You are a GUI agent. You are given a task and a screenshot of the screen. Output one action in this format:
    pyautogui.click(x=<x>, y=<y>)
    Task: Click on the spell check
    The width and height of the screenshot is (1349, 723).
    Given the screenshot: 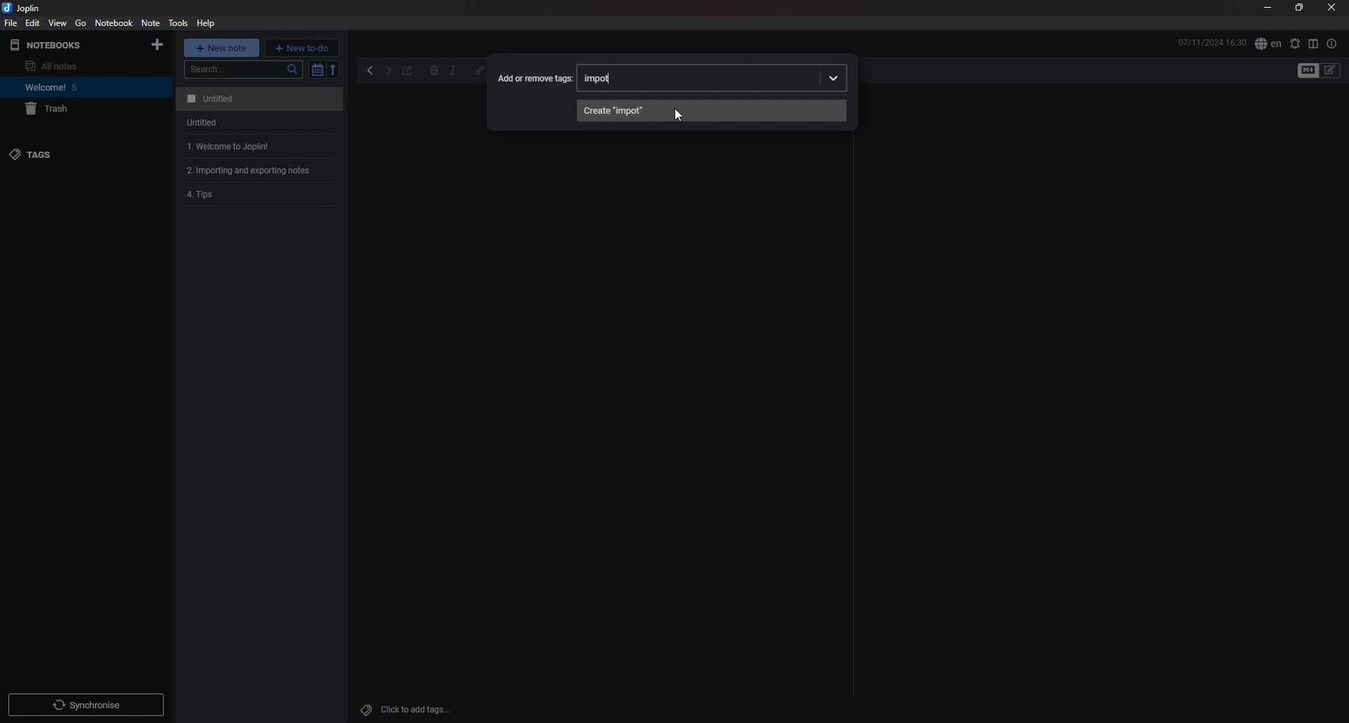 What is the action you would take?
    pyautogui.click(x=1294, y=44)
    